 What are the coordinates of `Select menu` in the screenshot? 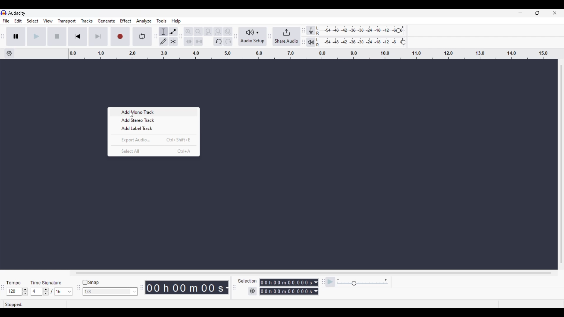 It's located at (33, 21).